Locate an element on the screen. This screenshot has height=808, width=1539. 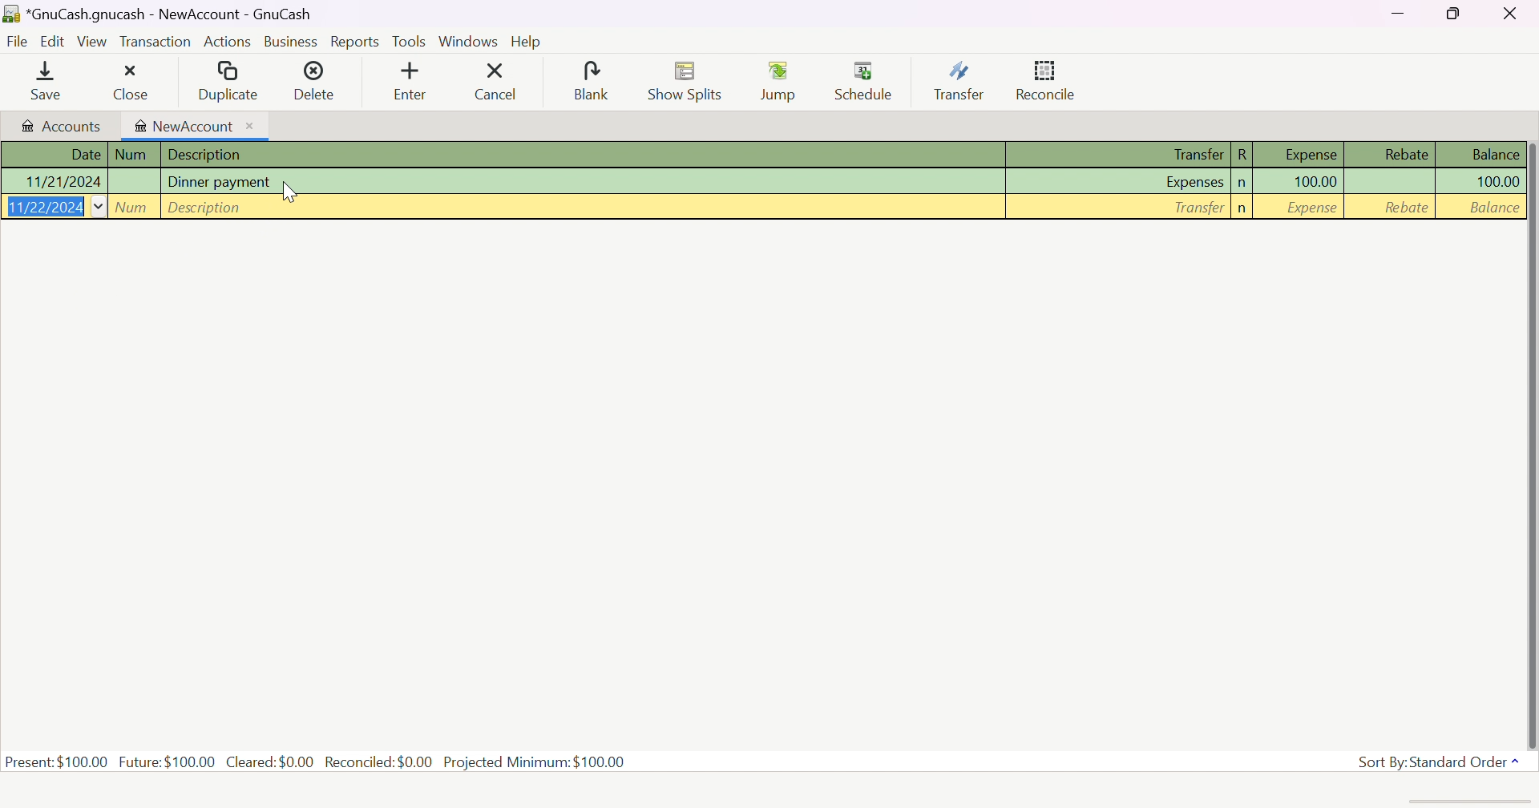
Expense is located at coordinates (1310, 154).